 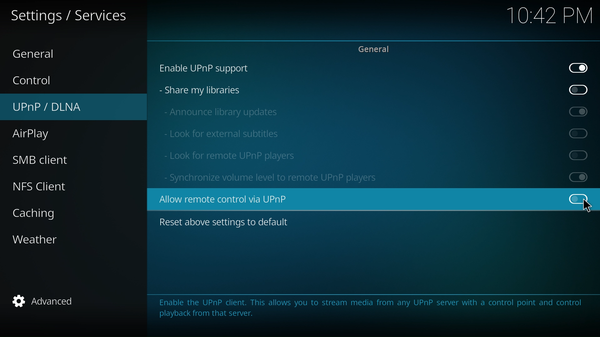 What do you see at coordinates (374, 200) in the screenshot?
I see `Allow remote control via UPnP` at bounding box center [374, 200].